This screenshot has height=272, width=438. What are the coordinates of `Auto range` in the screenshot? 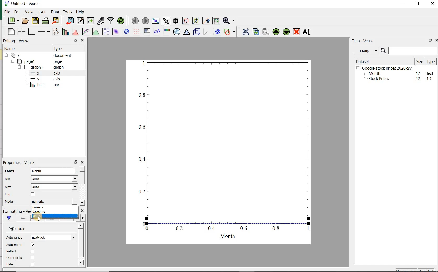 It's located at (14, 238).